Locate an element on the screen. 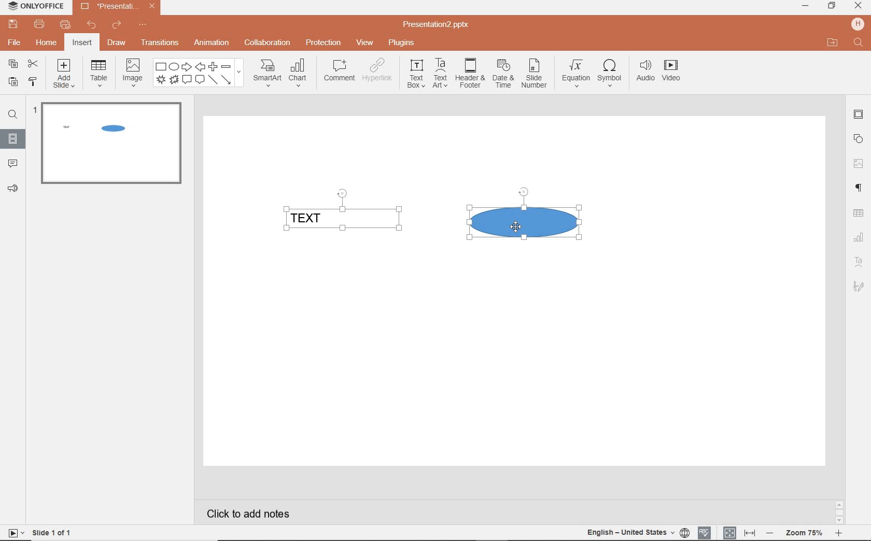 Image resolution: width=871 pixels, height=541 pixels. textart is located at coordinates (439, 73).